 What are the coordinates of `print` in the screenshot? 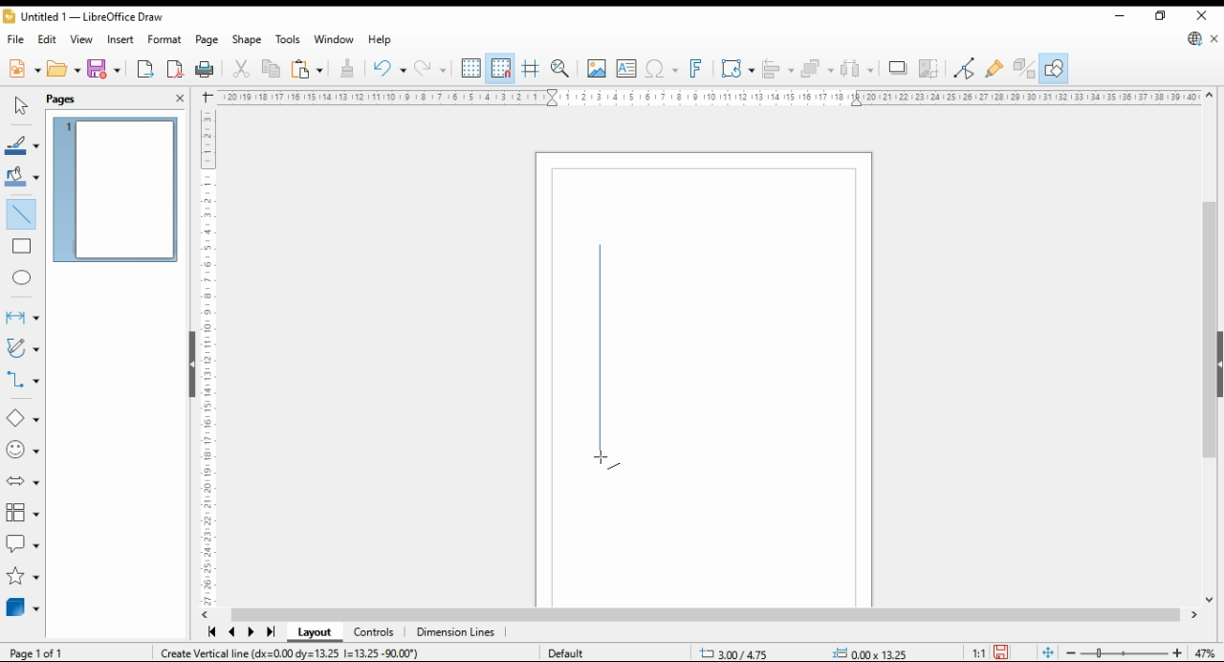 It's located at (206, 68).